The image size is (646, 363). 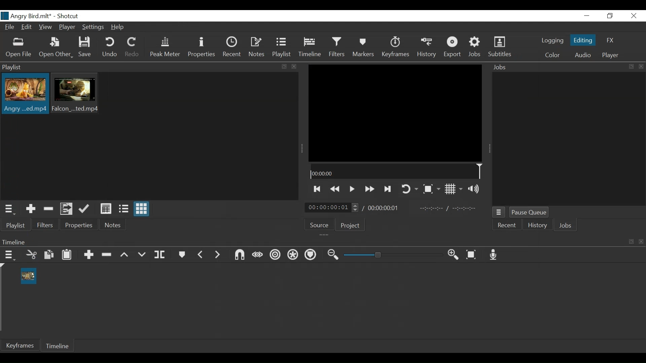 I want to click on Redo, so click(x=132, y=47).